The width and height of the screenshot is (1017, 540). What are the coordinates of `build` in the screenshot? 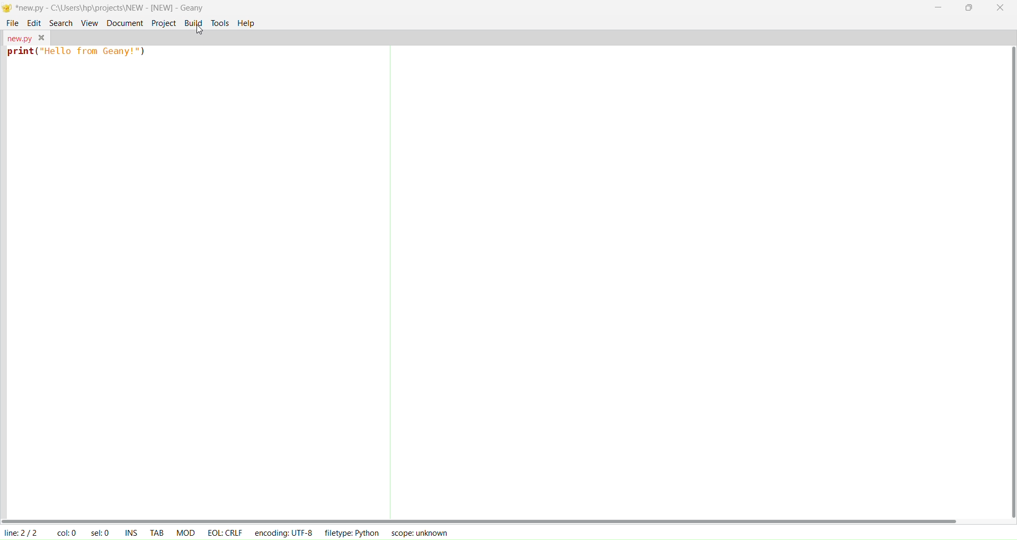 It's located at (193, 23).